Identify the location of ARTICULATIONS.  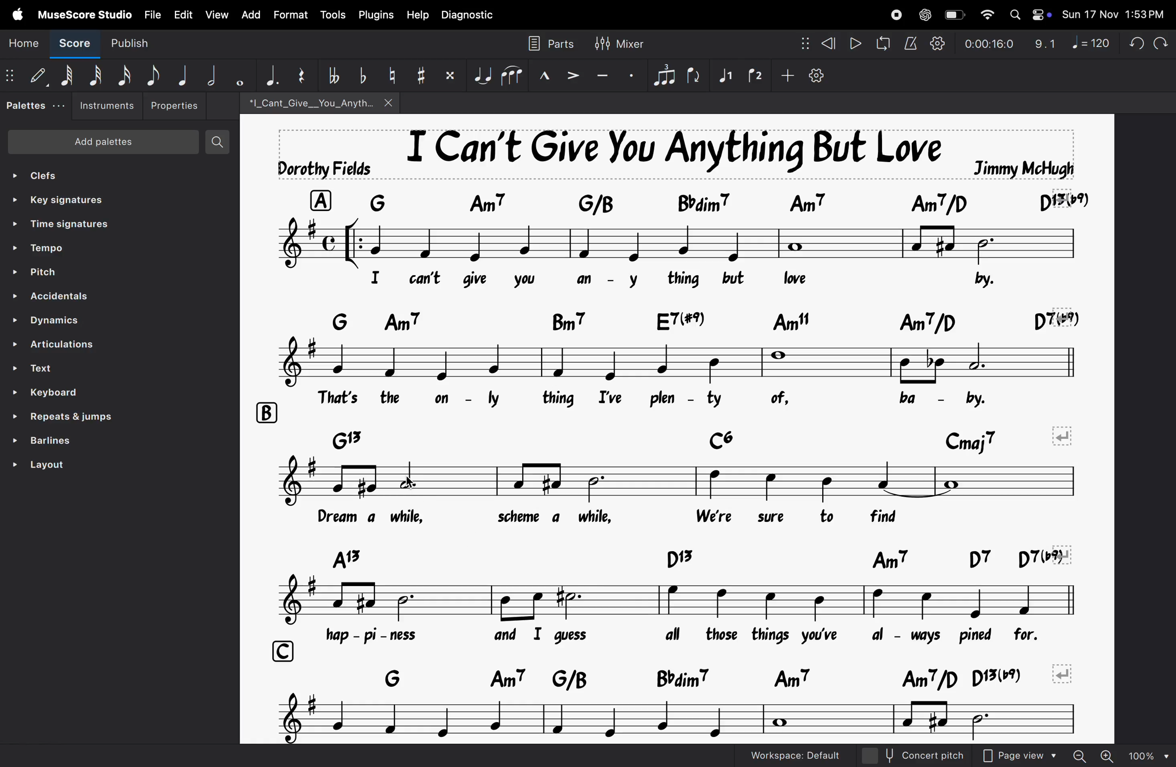
(56, 344).